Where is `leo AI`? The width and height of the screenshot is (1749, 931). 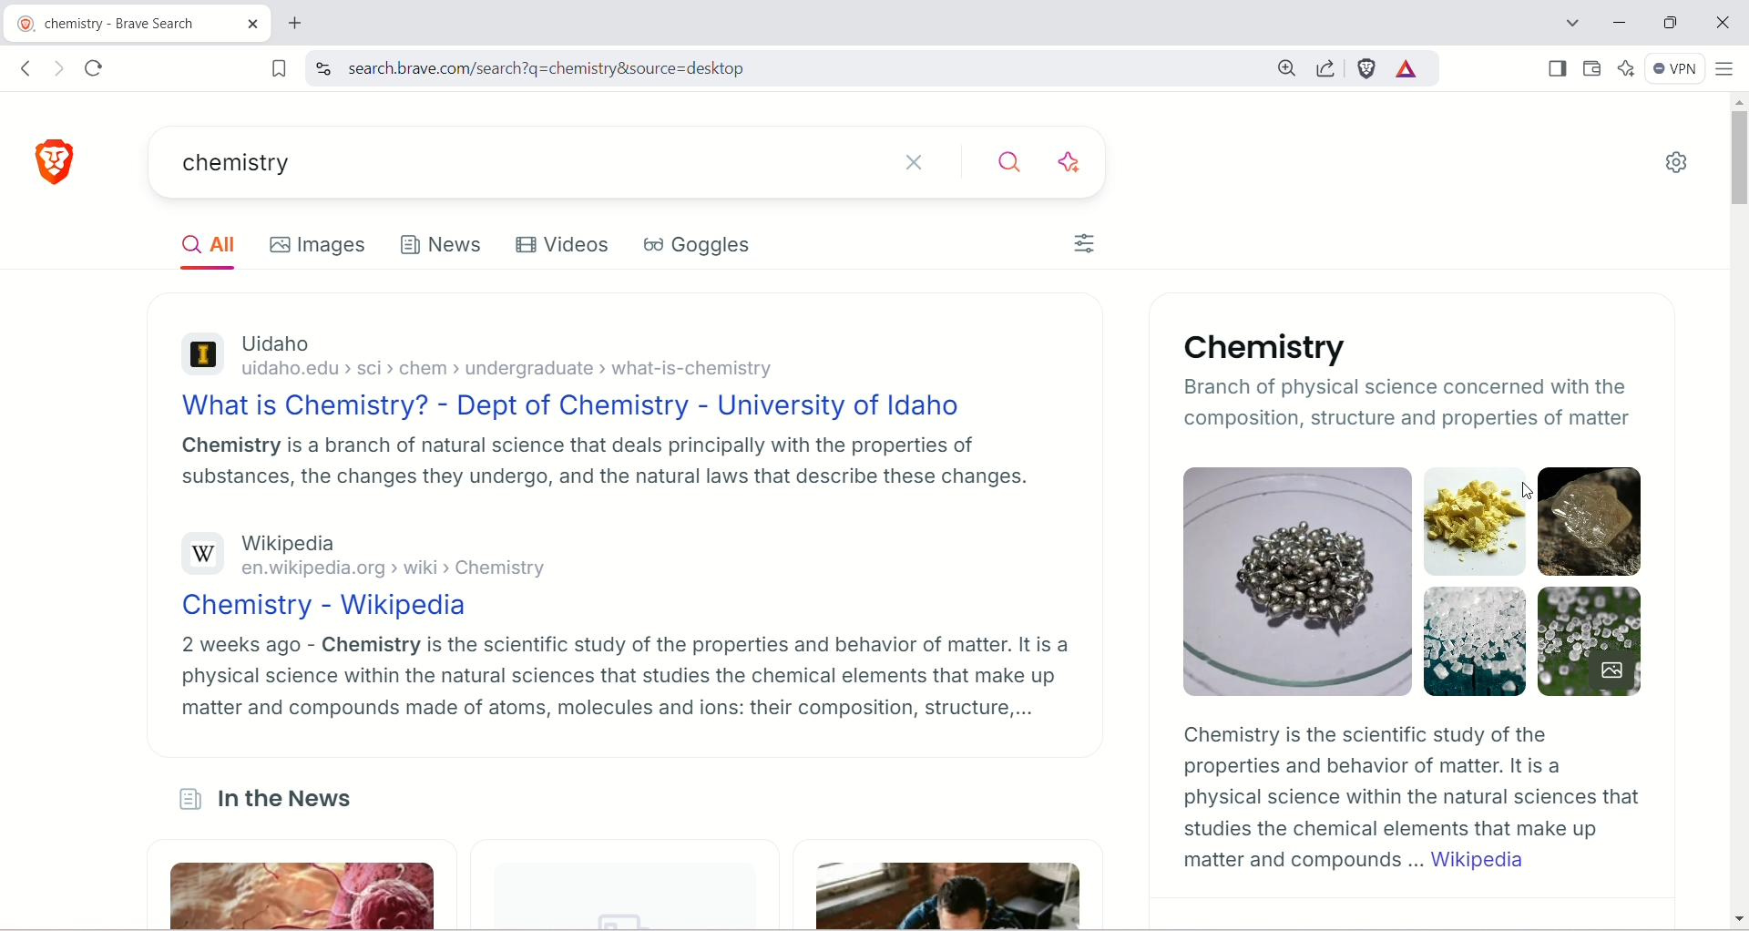 leo AI is located at coordinates (1624, 66).